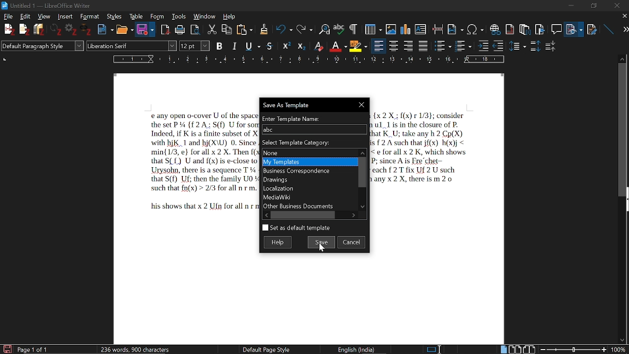 This screenshot has width=629, height=354. Describe the element at coordinates (575, 28) in the screenshot. I see `File` at that location.